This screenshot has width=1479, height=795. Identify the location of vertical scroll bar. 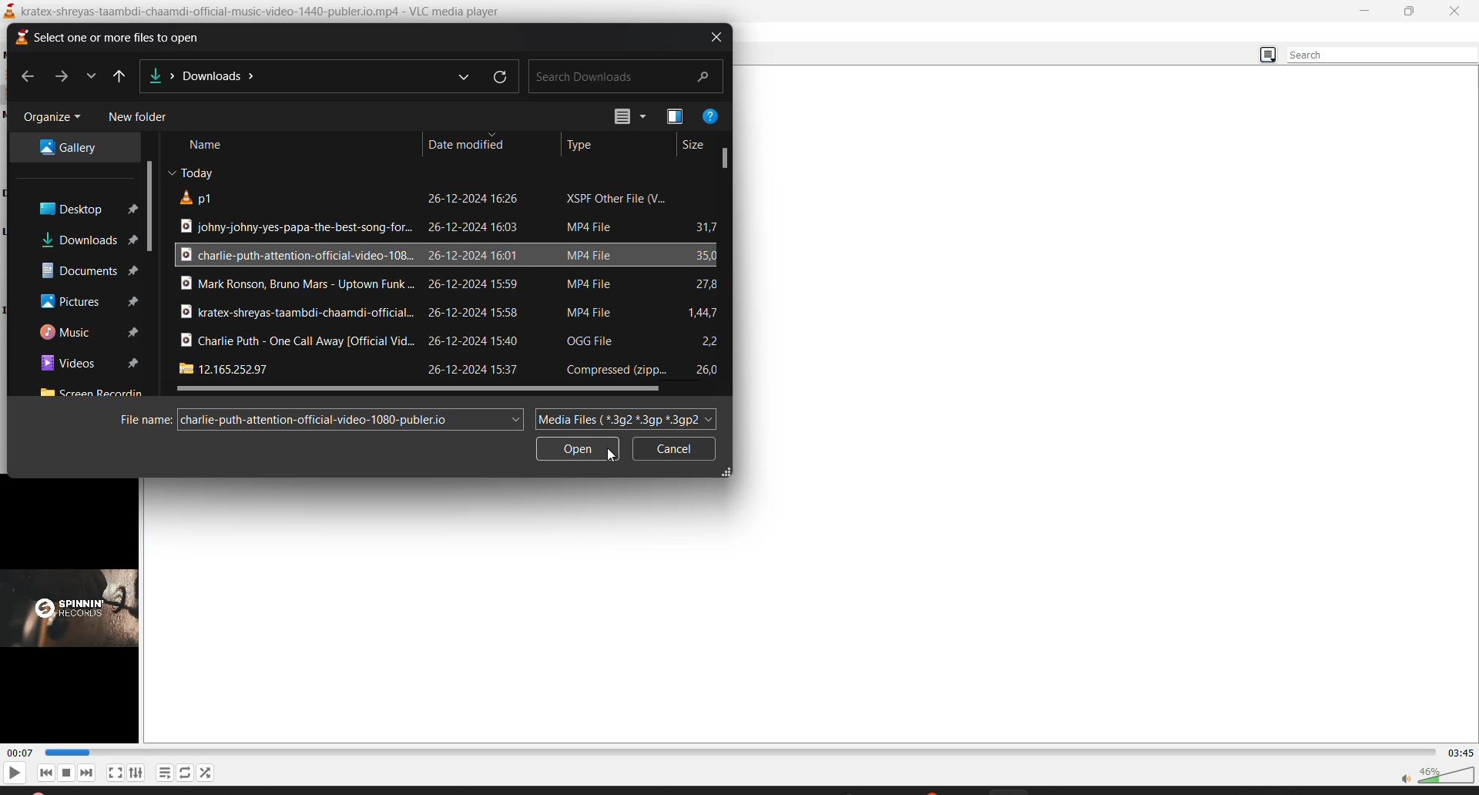
(152, 206).